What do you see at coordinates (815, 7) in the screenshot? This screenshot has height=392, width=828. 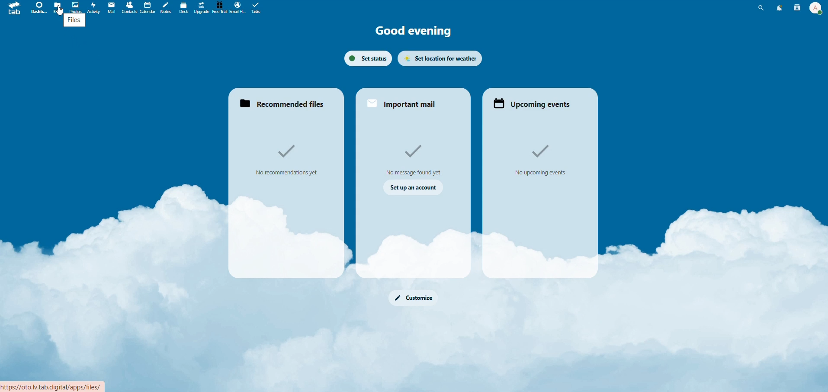 I see `Profile` at bounding box center [815, 7].